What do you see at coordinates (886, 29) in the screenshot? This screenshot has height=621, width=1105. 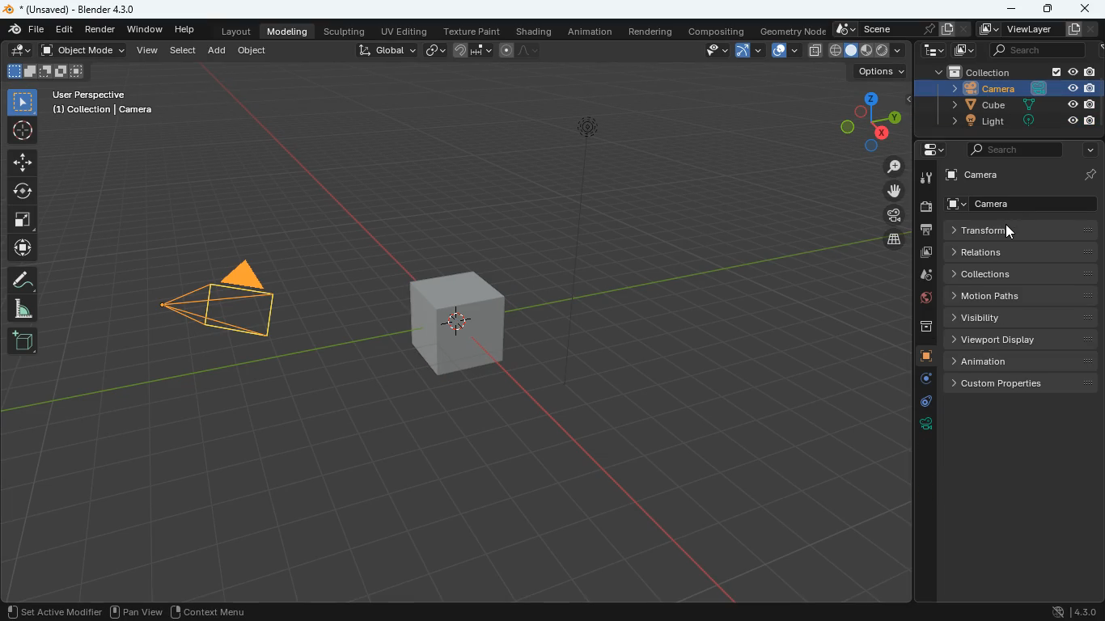 I see `scene` at bounding box center [886, 29].